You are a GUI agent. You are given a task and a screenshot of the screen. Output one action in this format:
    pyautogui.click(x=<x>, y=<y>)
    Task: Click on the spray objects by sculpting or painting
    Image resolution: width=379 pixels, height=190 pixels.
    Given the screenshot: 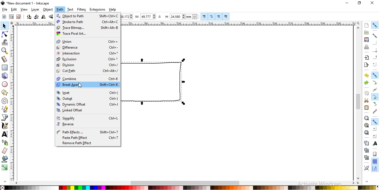 What is the action you would take?
    pyautogui.click(x=5, y=142)
    